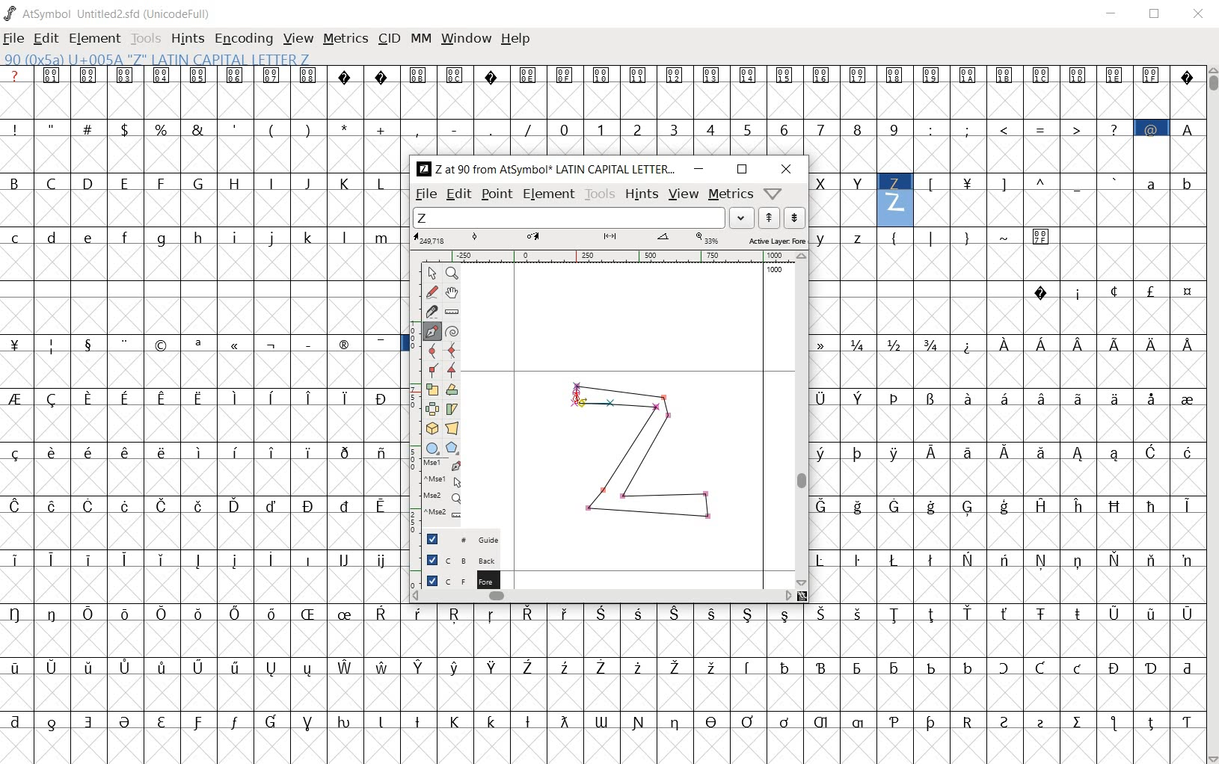  I want to click on restore down, so click(742, 169).